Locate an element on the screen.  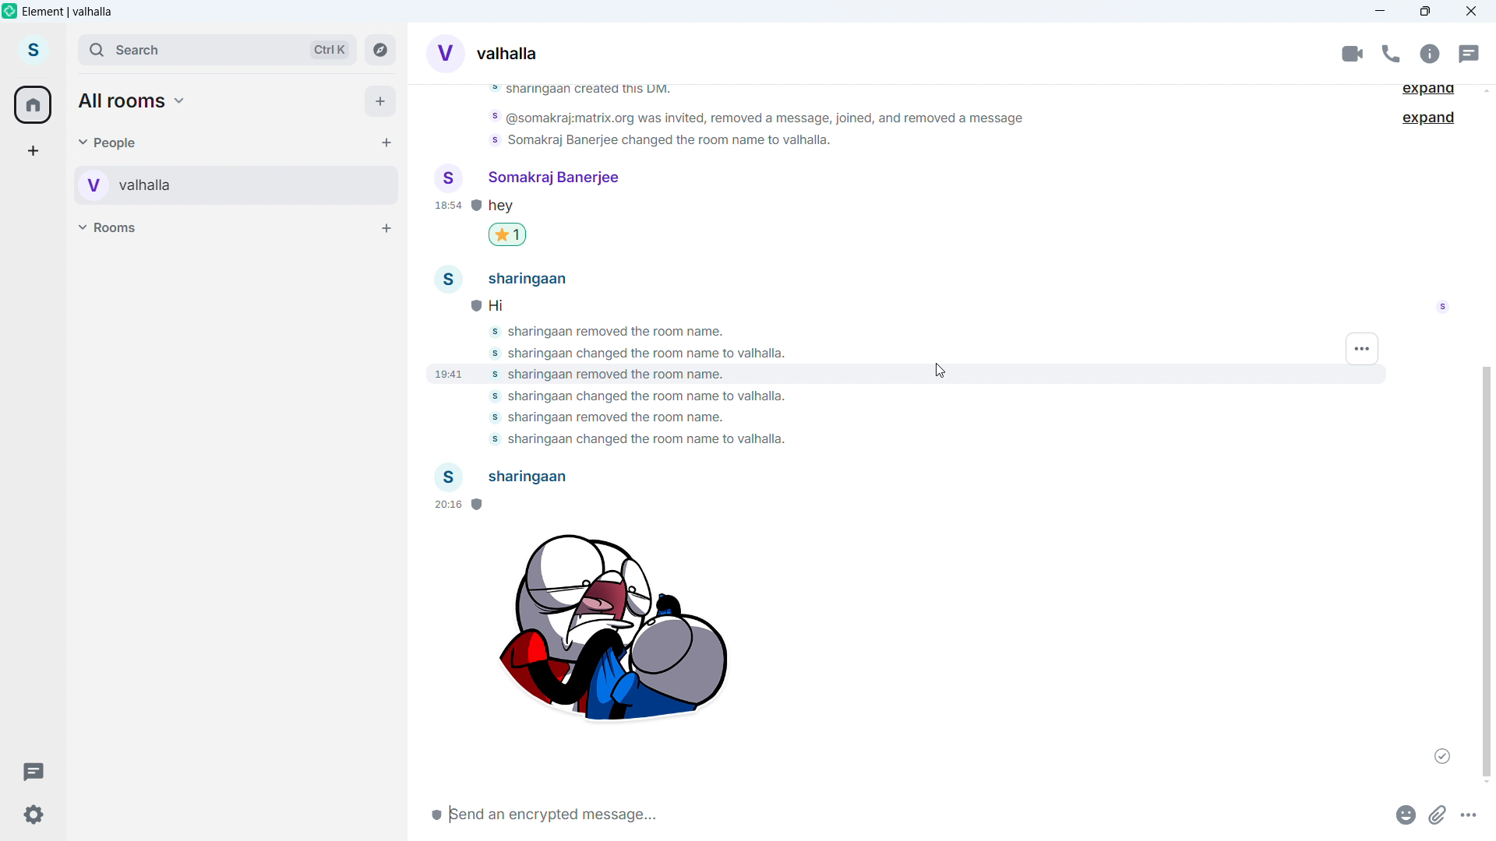
sharinggaan removed the room name is located at coordinates (611, 373).